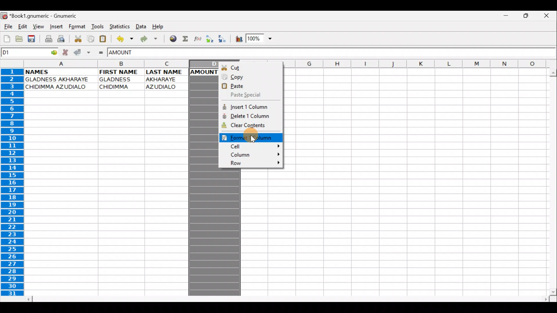 The width and height of the screenshot is (557, 313). I want to click on Close, so click(547, 15).